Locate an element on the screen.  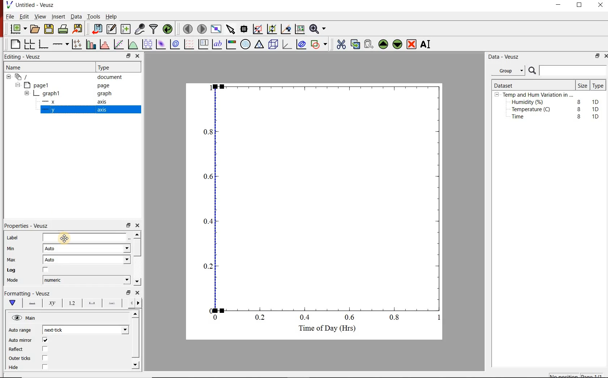
File is located at coordinates (8, 16).